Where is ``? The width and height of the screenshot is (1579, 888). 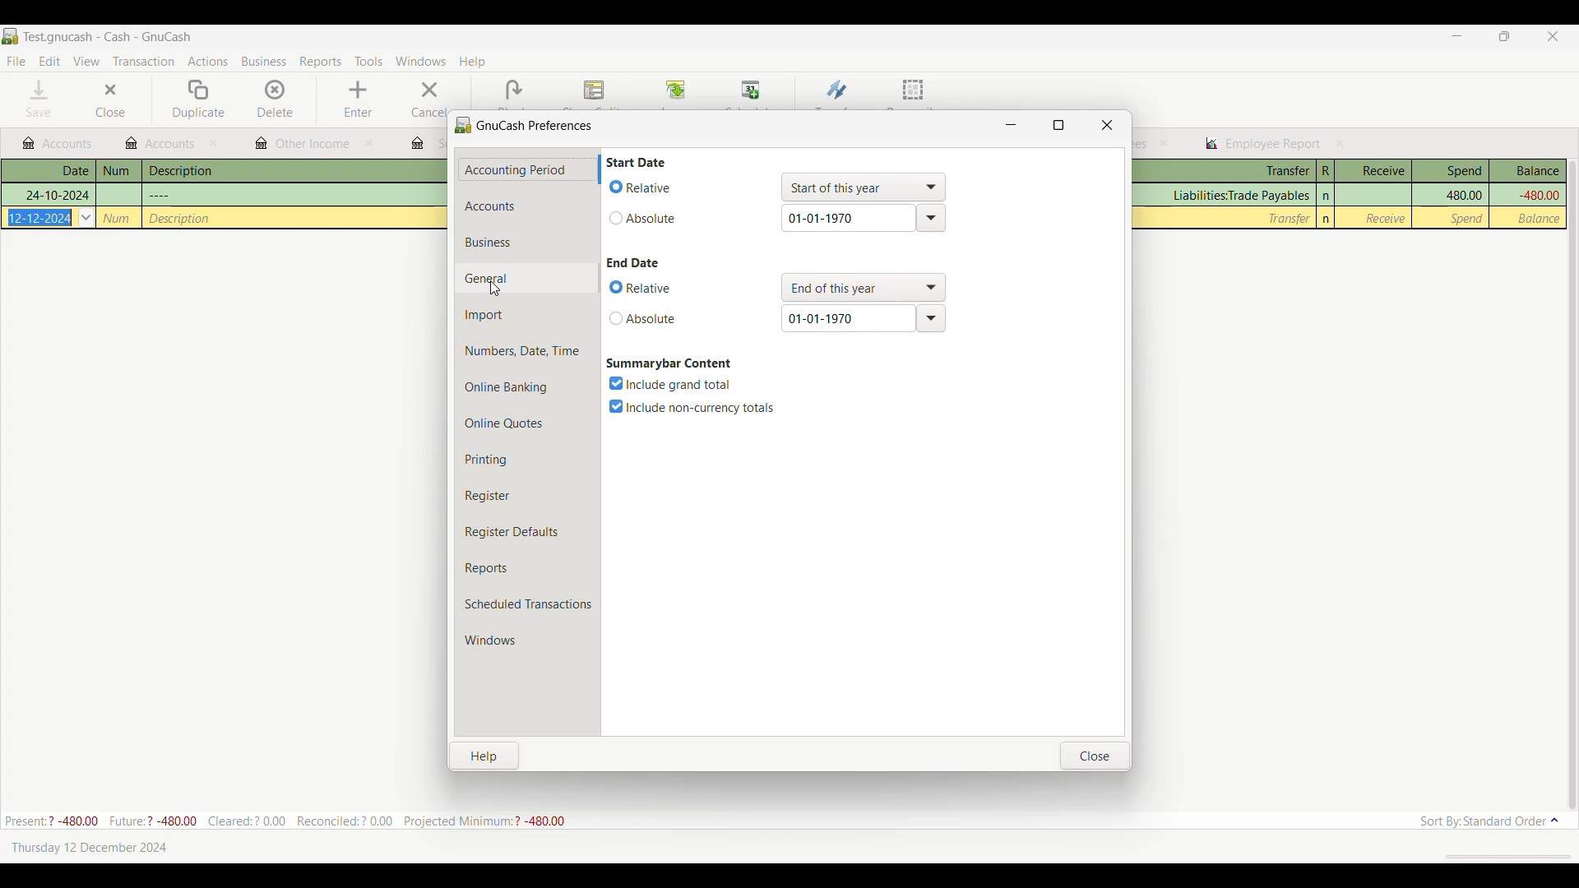  is located at coordinates (160, 194).